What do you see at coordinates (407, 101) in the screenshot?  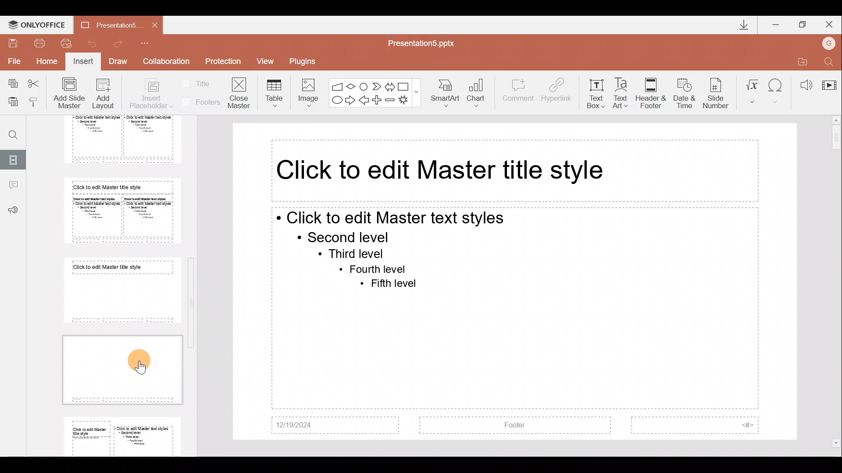 I see `Explosion 1` at bounding box center [407, 101].